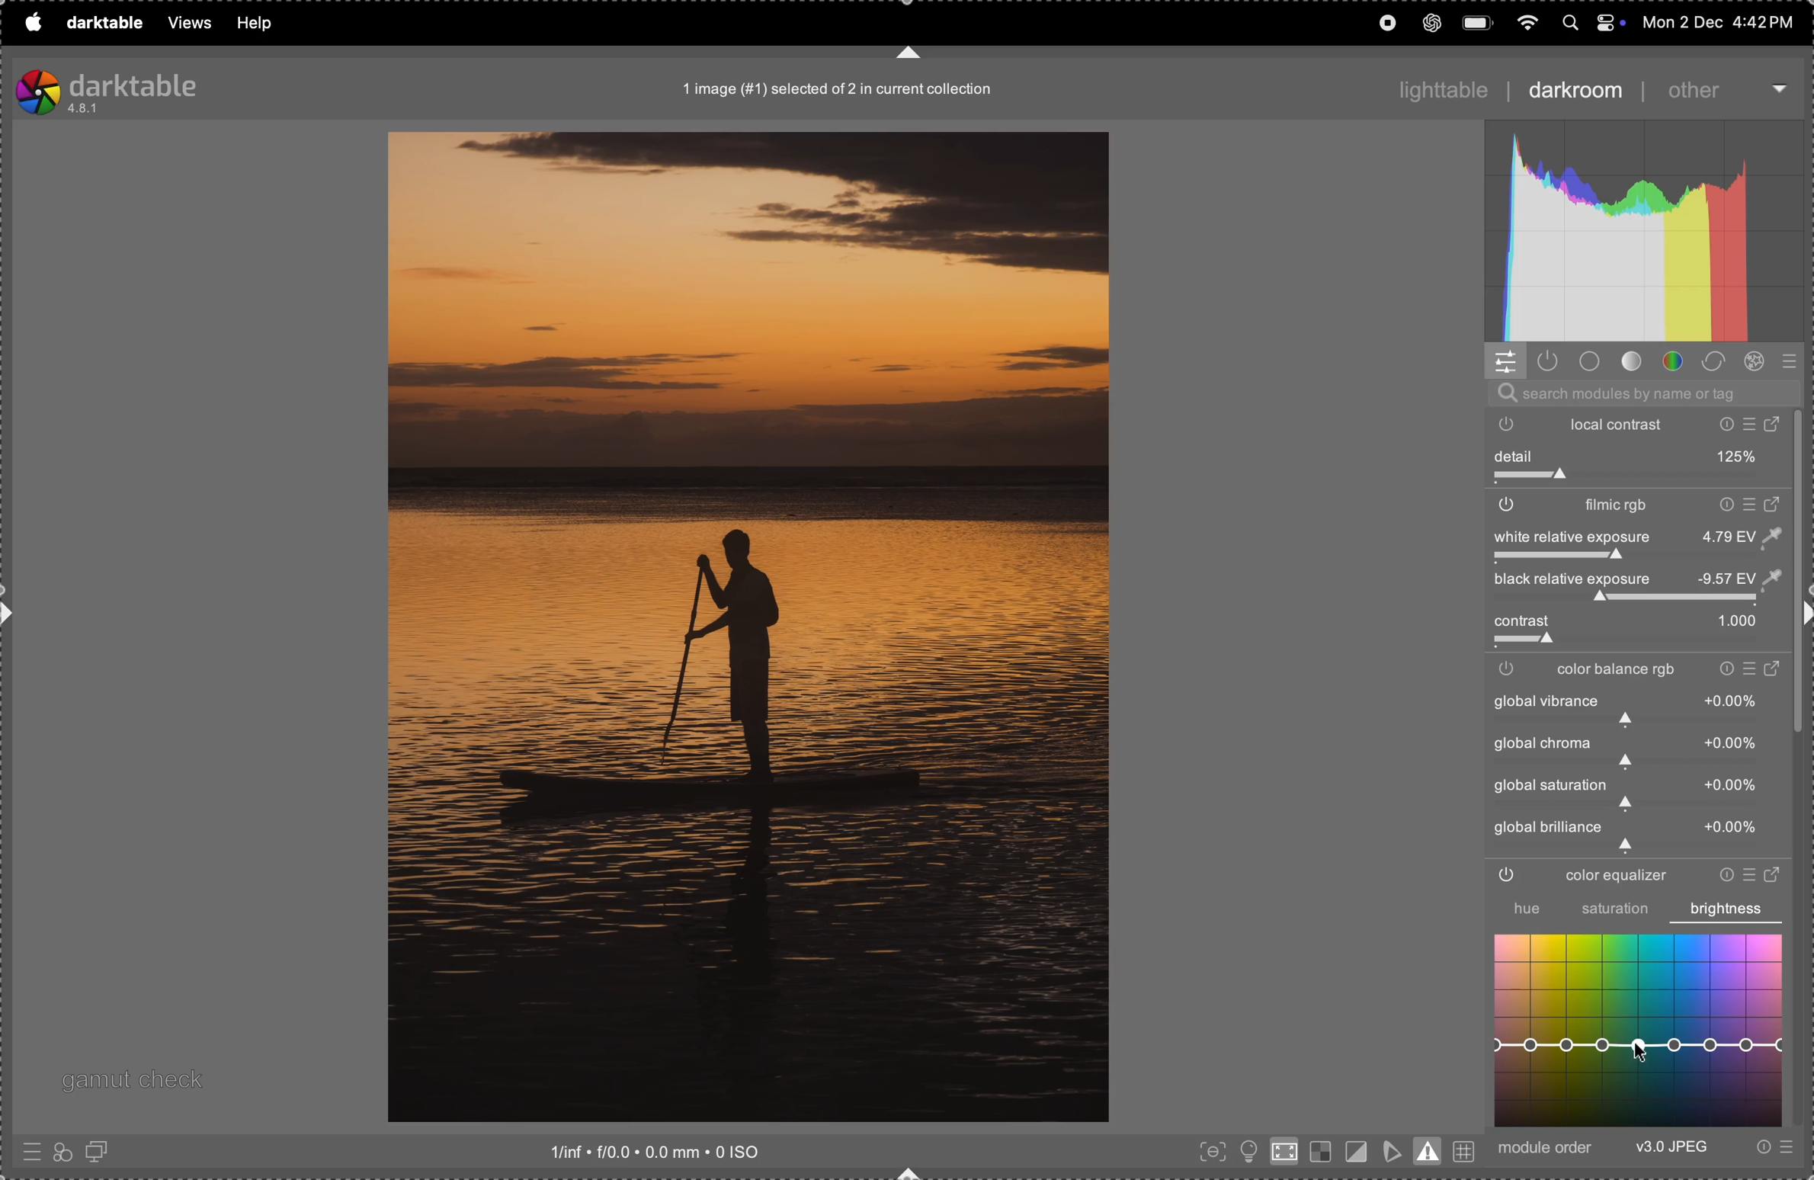 The image size is (1814, 1180). What do you see at coordinates (748, 627) in the screenshot?
I see `image` at bounding box center [748, 627].